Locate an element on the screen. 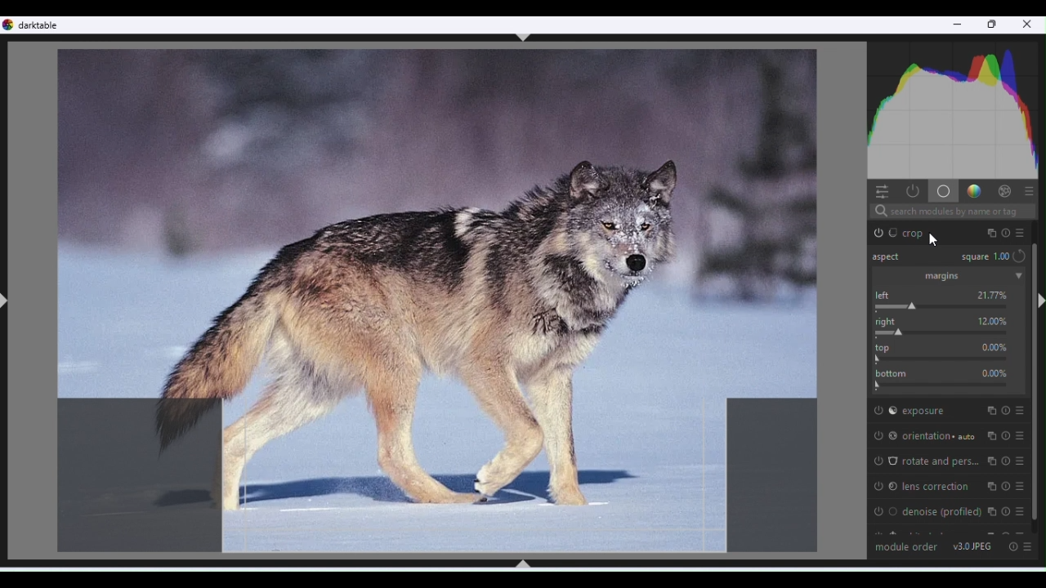 This screenshot has width=1046, height=588. Close is located at coordinates (1028, 26).